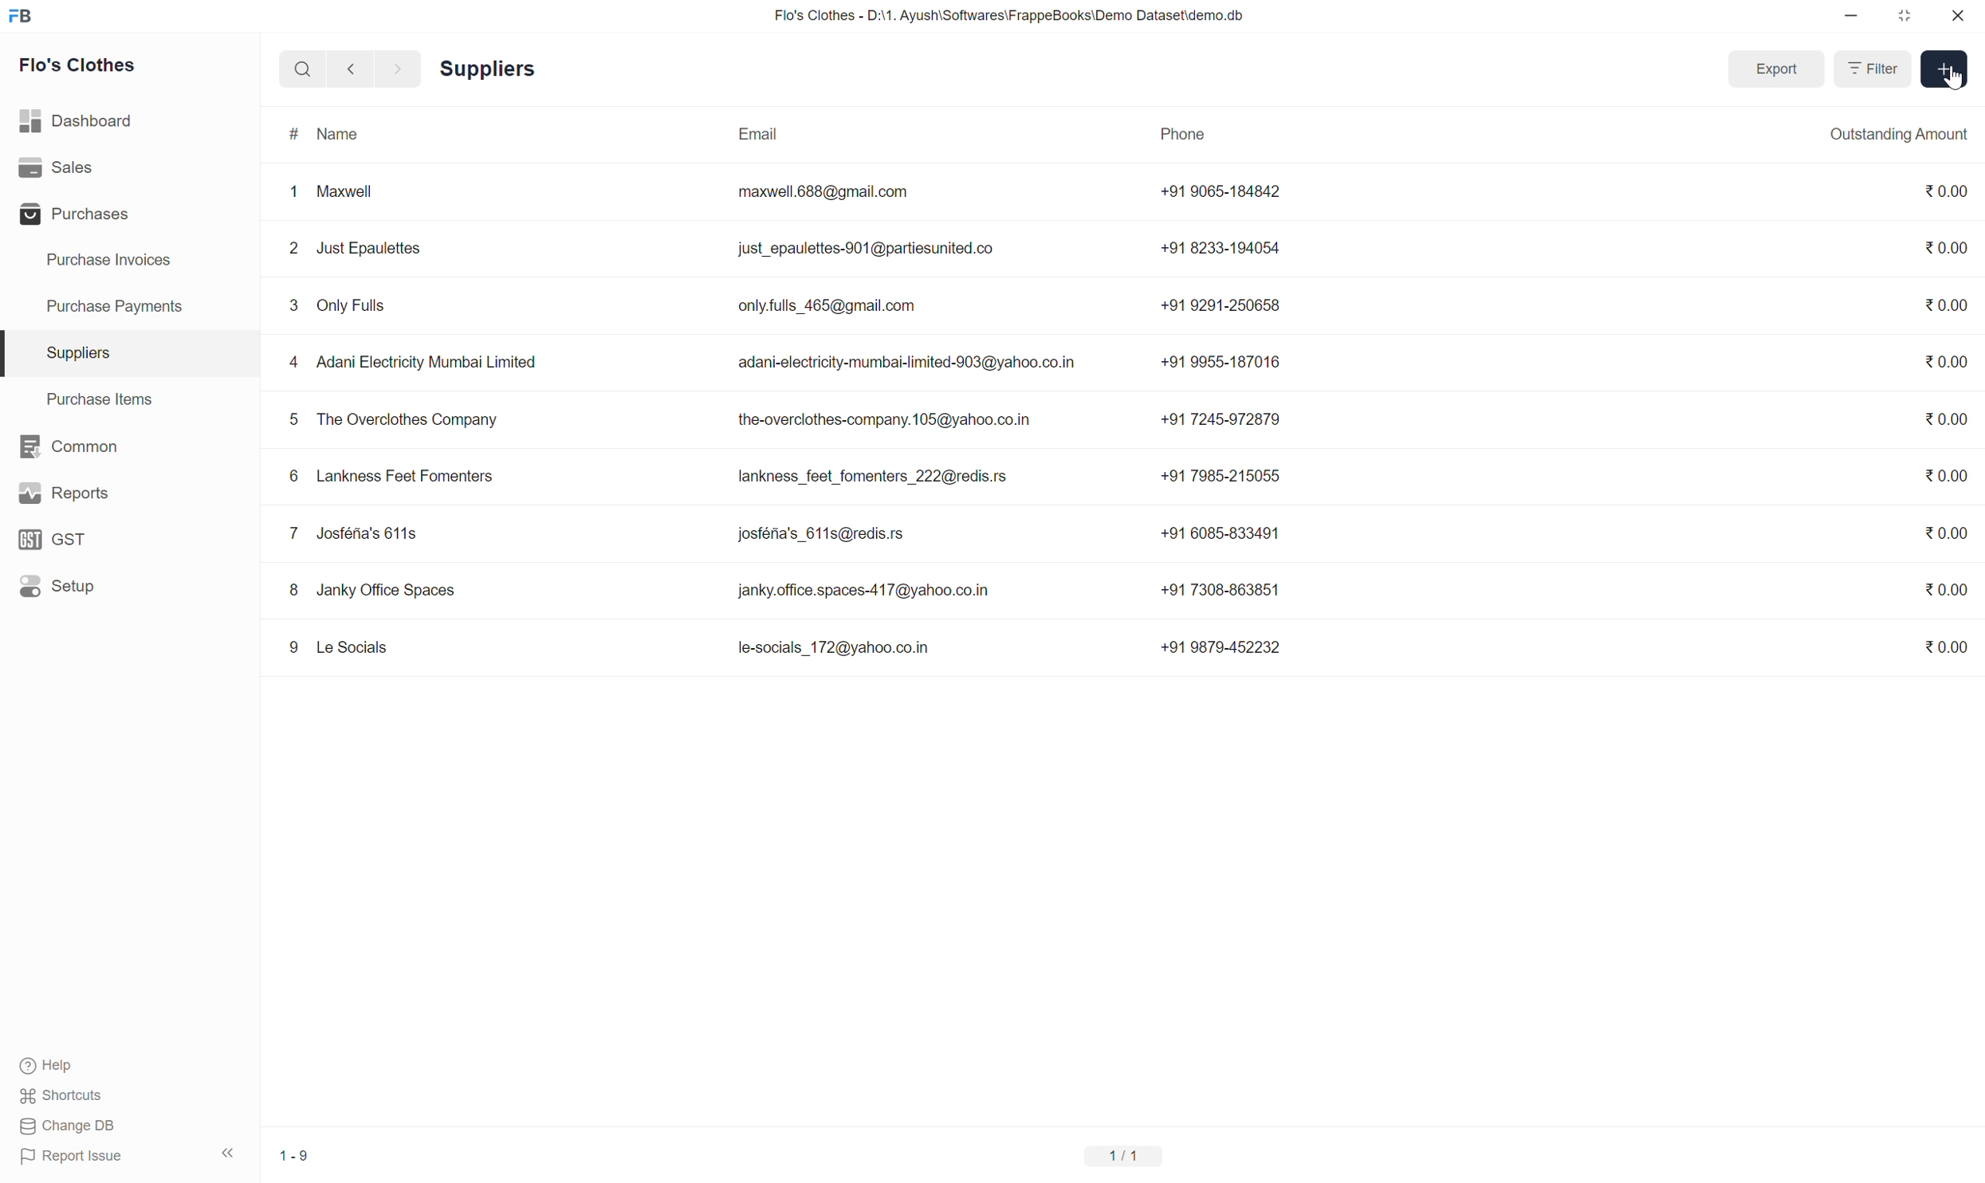  I want to click on Purchase Invoices, so click(128, 261).